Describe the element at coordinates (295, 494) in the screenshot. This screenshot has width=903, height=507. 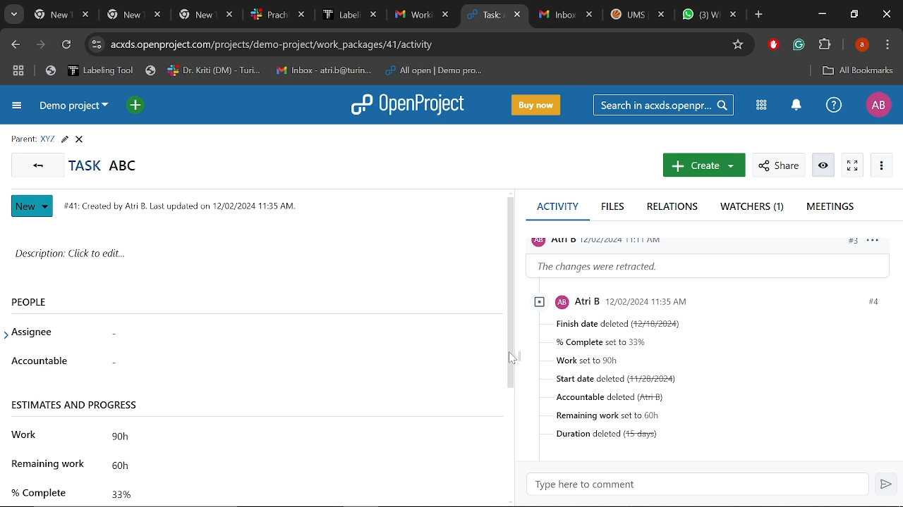
I see `Completed work` at that location.